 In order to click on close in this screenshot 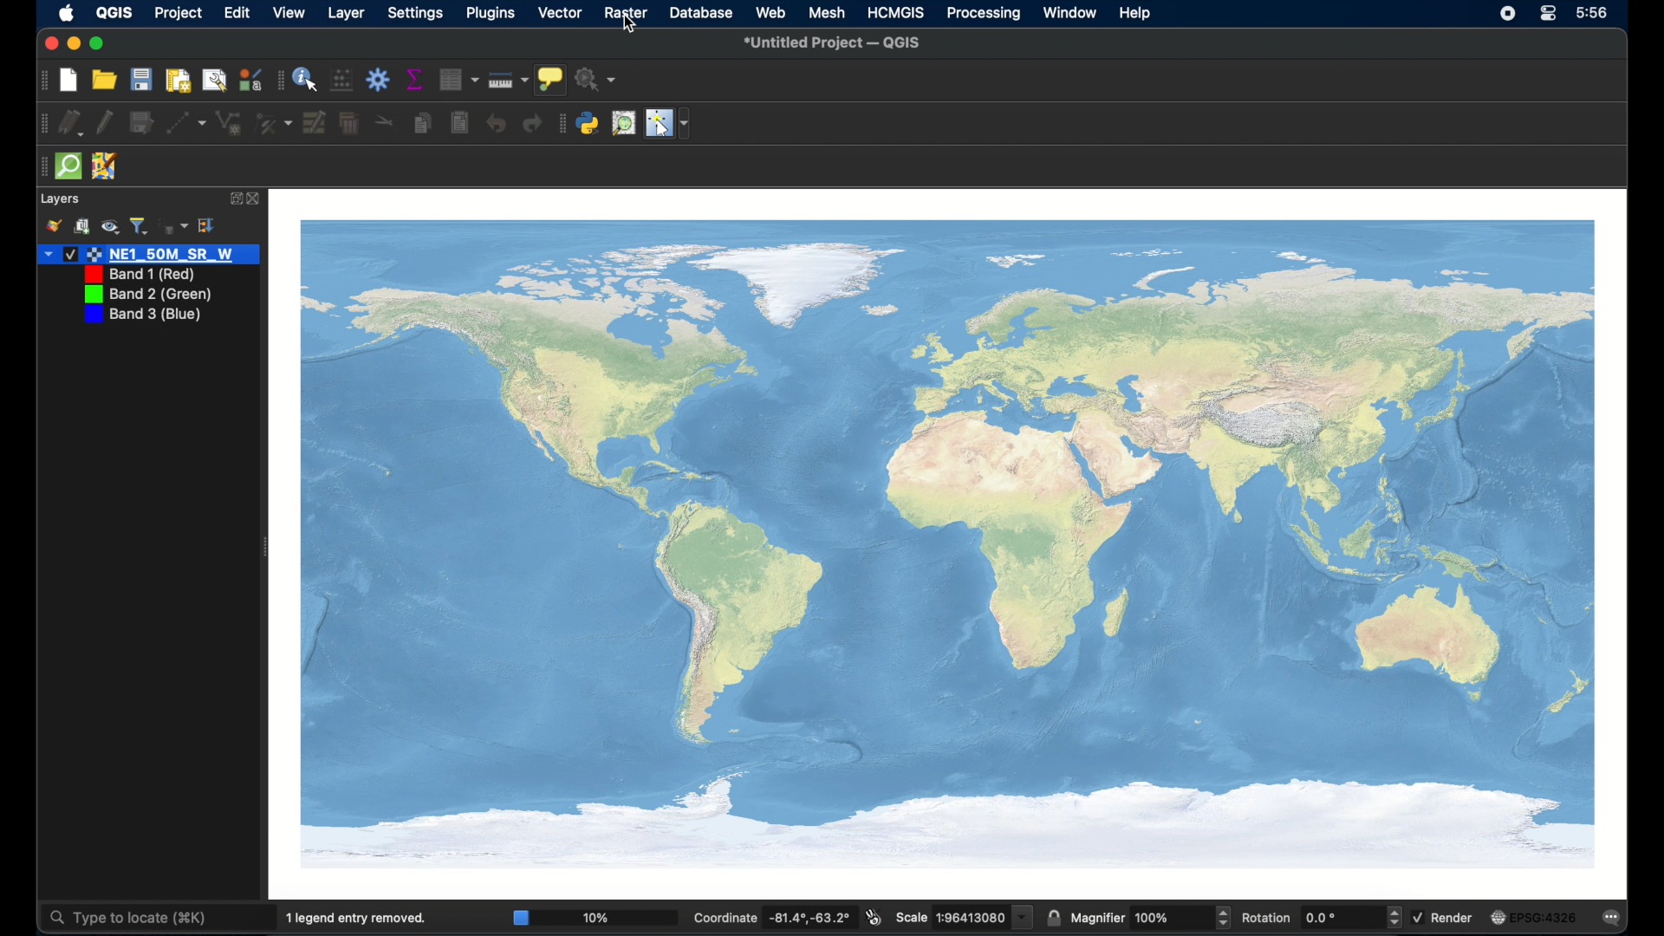, I will do `click(256, 199)`.